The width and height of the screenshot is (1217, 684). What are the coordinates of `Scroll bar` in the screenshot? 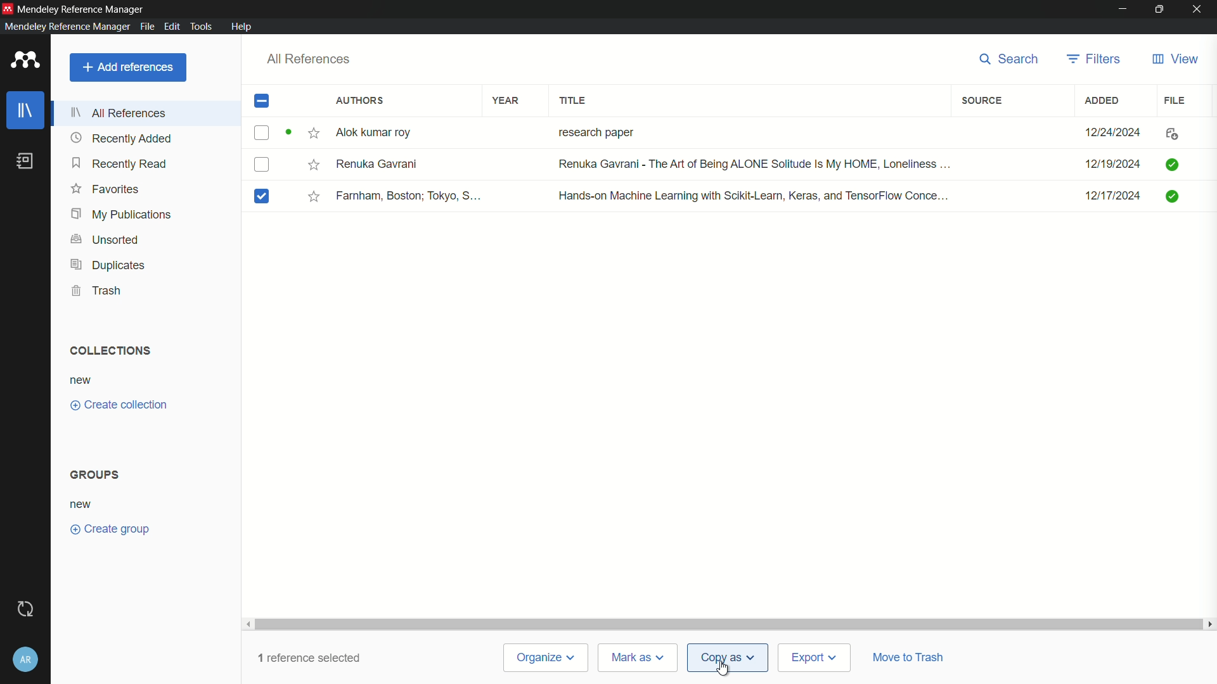 It's located at (730, 621).